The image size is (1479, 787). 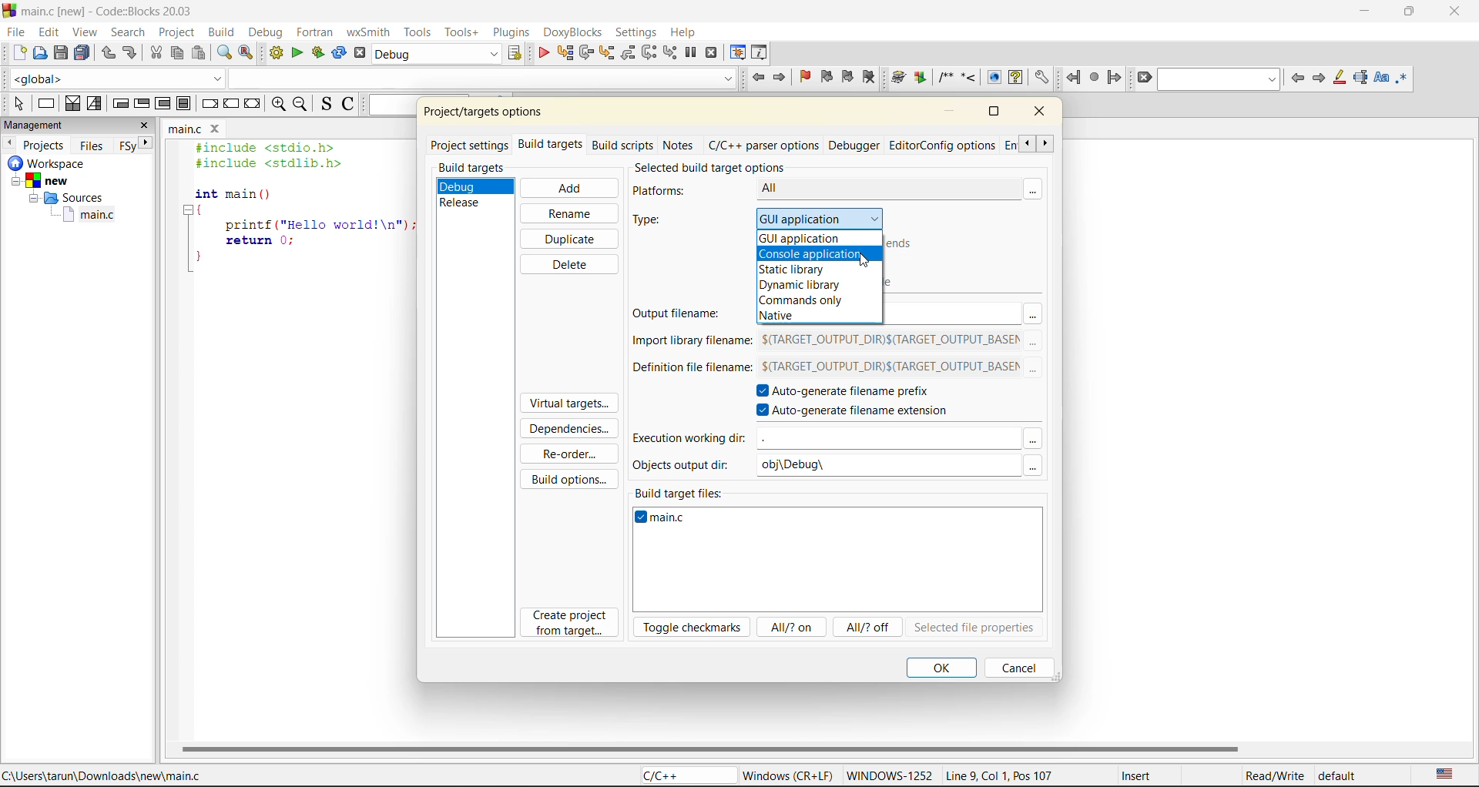 I want to click on definition file name, so click(x=688, y=372).